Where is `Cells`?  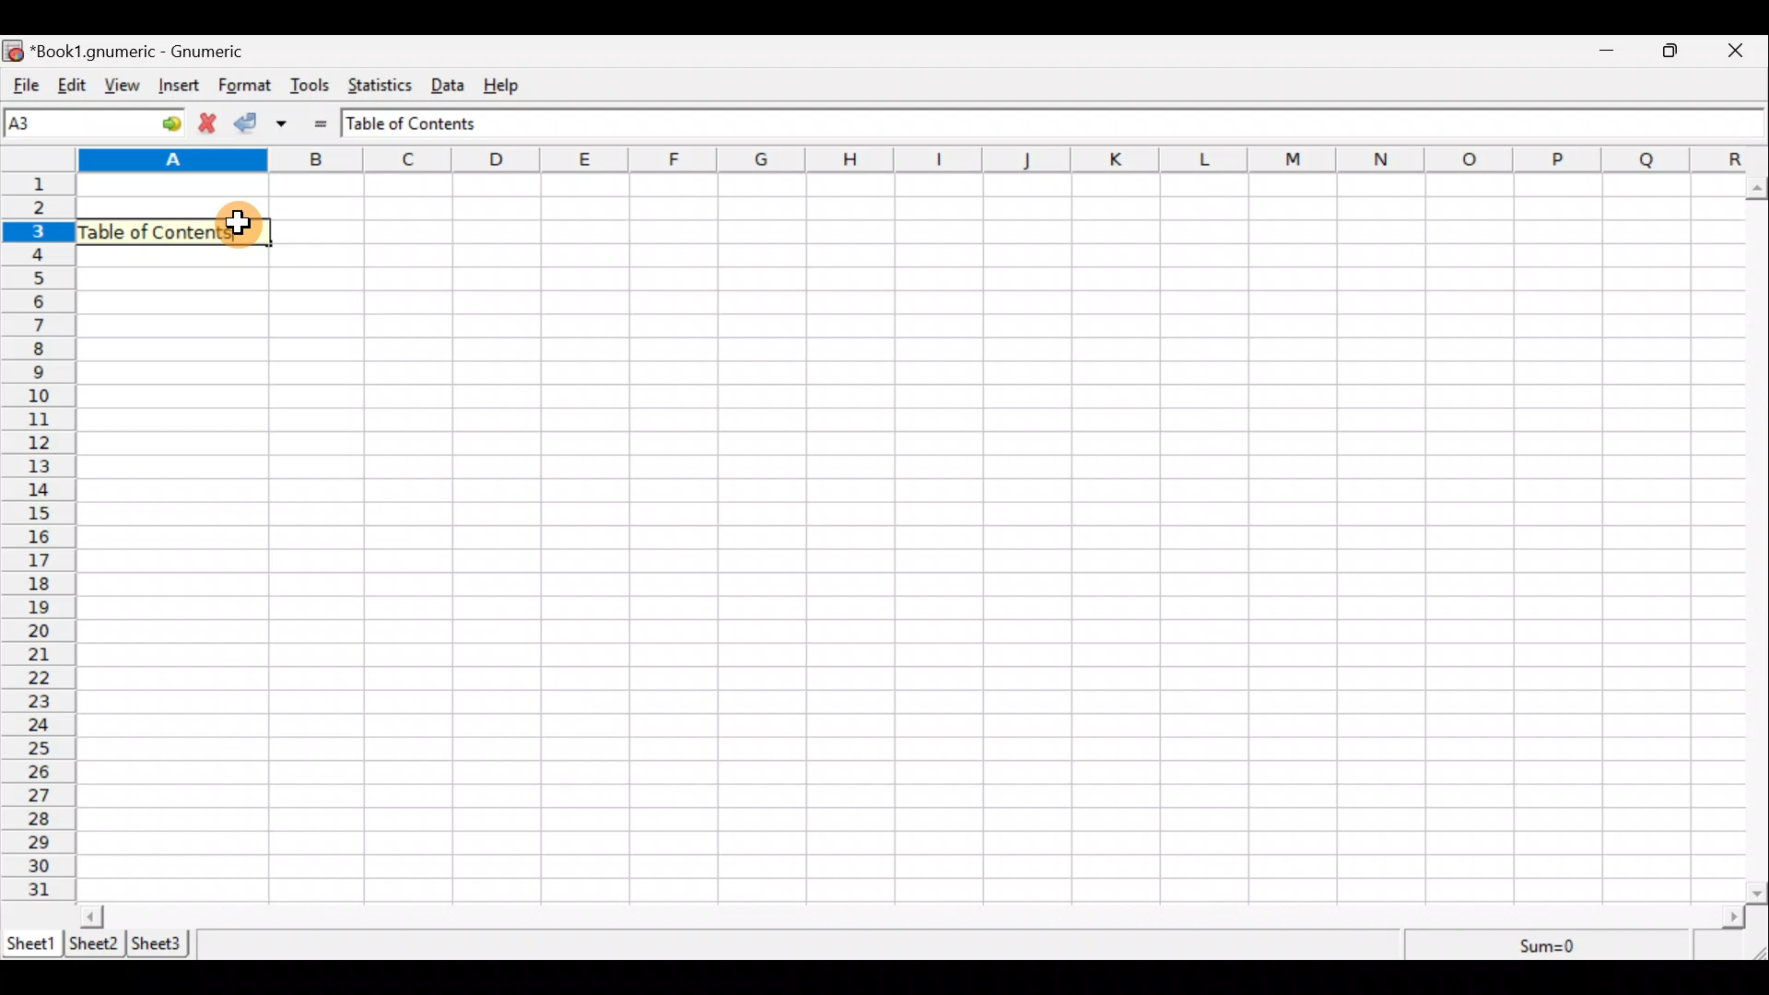 Cells is located at coordinates (910, 538).